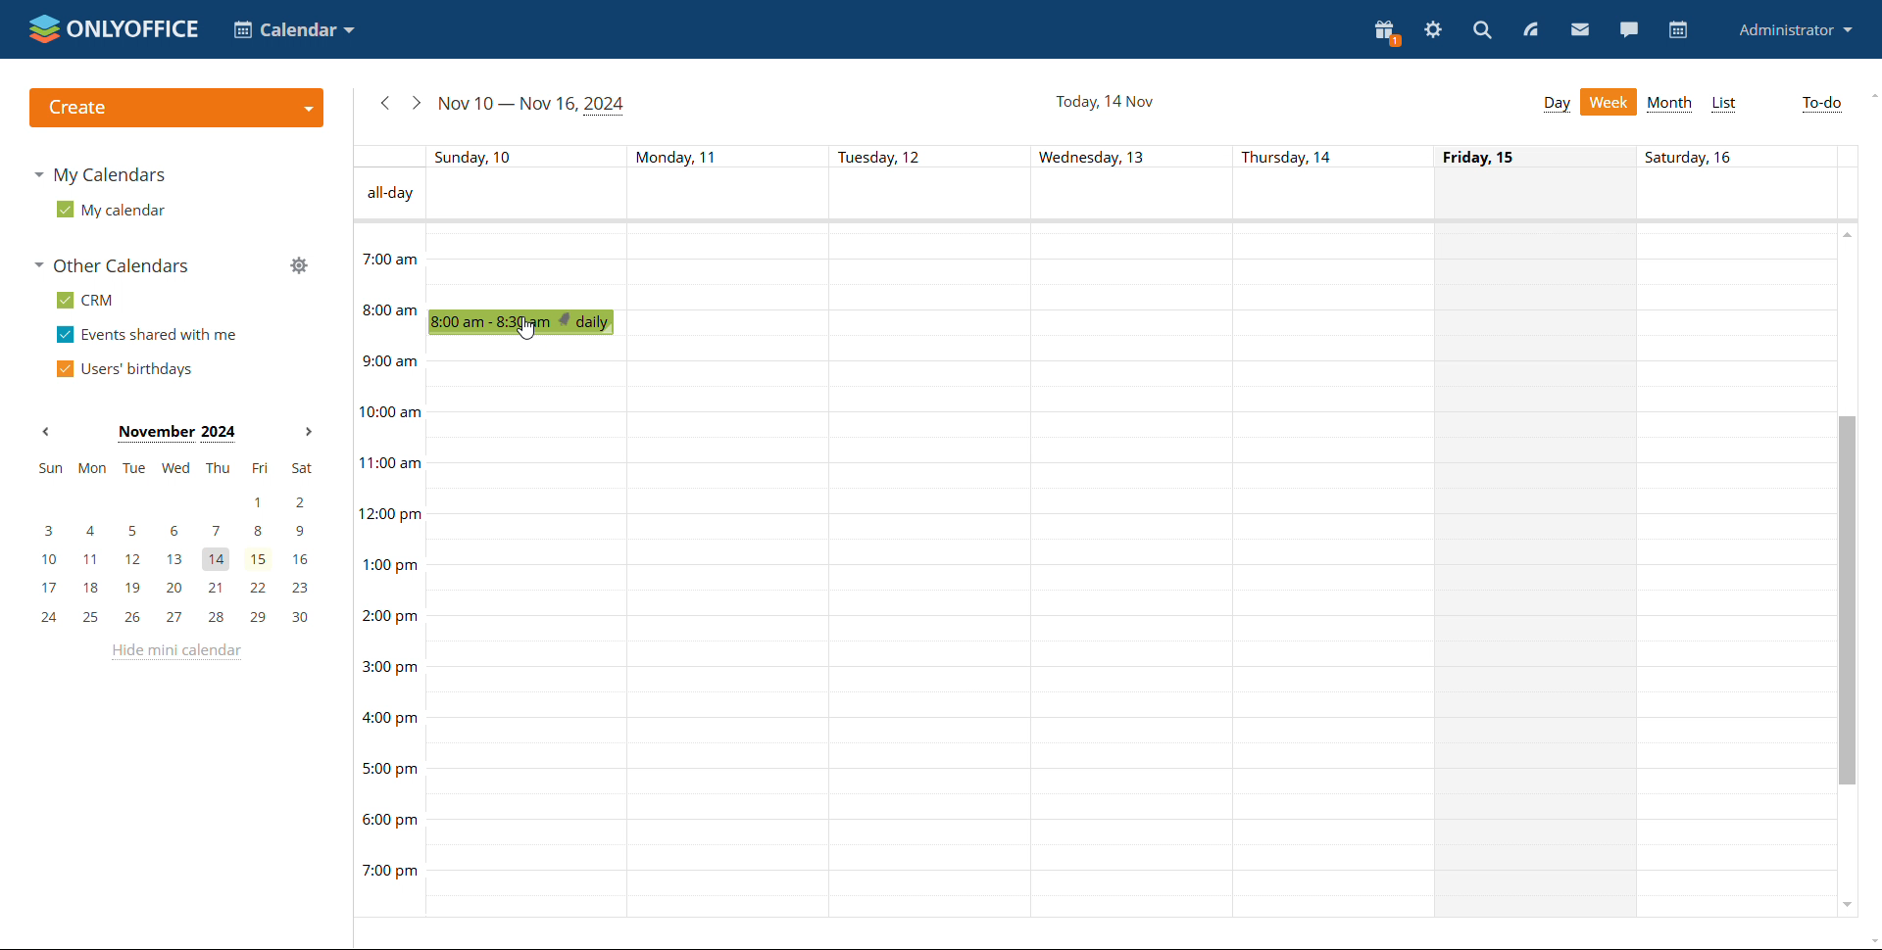 The width and height of the screenshot is (1882, 950). Describe the element at coordinates (1104, 100) in the screenshot. I see `current date` at that location.